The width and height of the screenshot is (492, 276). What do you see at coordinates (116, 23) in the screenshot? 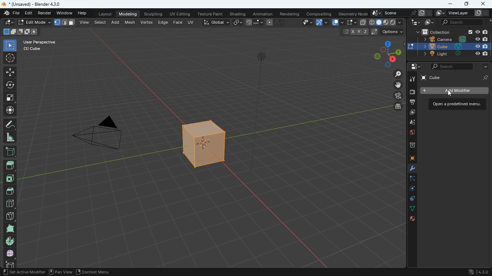
I see `add` at bounding box center [116, 23].